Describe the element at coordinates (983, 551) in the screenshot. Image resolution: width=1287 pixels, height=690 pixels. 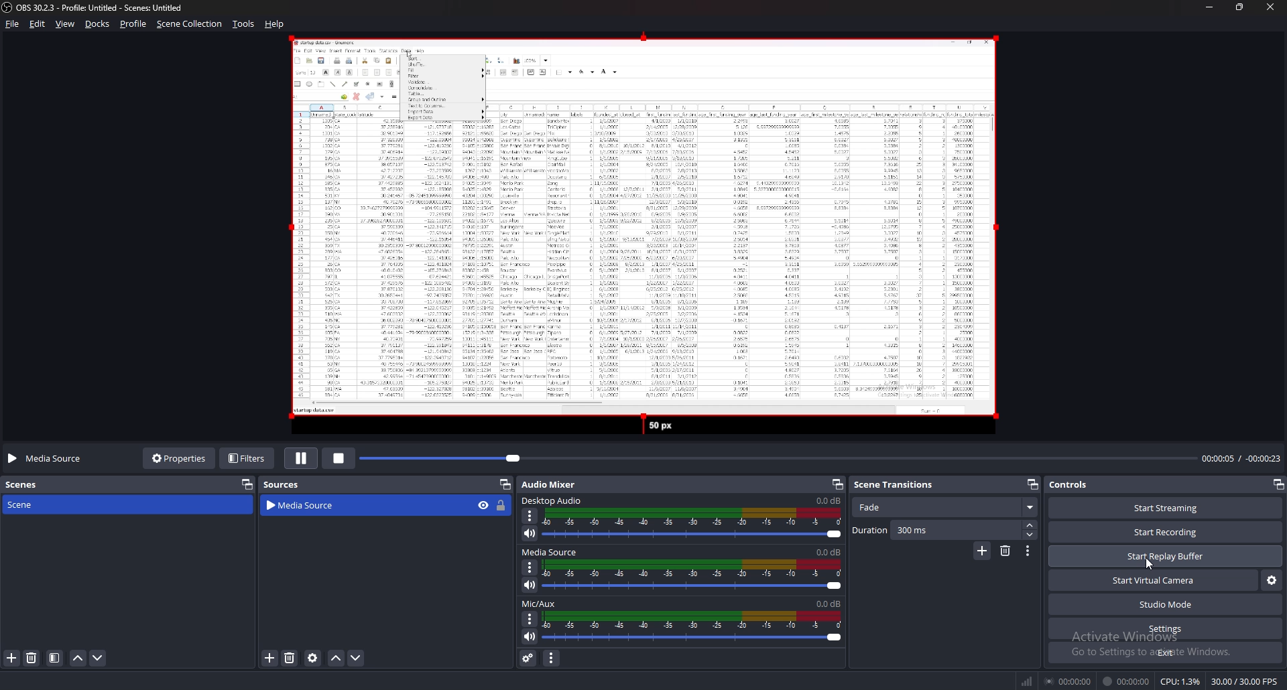
I see `add transition` at that location.